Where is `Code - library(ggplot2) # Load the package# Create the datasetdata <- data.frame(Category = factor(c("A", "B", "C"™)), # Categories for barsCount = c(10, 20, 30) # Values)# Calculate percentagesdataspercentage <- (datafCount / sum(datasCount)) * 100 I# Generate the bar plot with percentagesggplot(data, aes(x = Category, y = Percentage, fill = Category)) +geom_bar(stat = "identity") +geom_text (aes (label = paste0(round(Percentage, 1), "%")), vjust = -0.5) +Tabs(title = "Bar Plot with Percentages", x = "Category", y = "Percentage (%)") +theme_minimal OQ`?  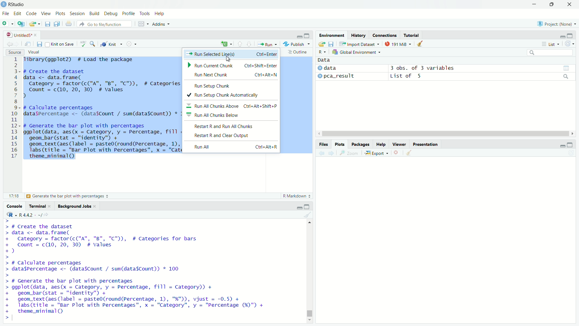
Code - library(ggplot2) # Load the package# Create the datasetdata <- data.frame(Category = factor(c("A", "B", "C"™)), # Categories for barsCount = c(10, 20, 30) # Values)# Calculate percentagesdataspercentage <- (datafCount / sum(datasCount)) * 100 I# Generate the bar plot with percentagesggplot(data, aes(x = Category, y = Percentage, fill = Category)) +geom_bar(stat = "identity") +geom_text (aes (label = paste0(round(Percentage, 1), "%")), vjust = -0.5) +Tabs(title = "Bar Plot with Percentages", x = "Category", y = "Percentage (%)") +theme_minimal OQ is located at coordinates (100, 109).